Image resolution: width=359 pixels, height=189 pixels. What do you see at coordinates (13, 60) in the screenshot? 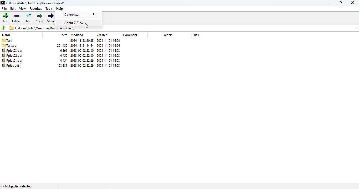
I see `Rplot01.pdf ` at bounding box center [13, 60].